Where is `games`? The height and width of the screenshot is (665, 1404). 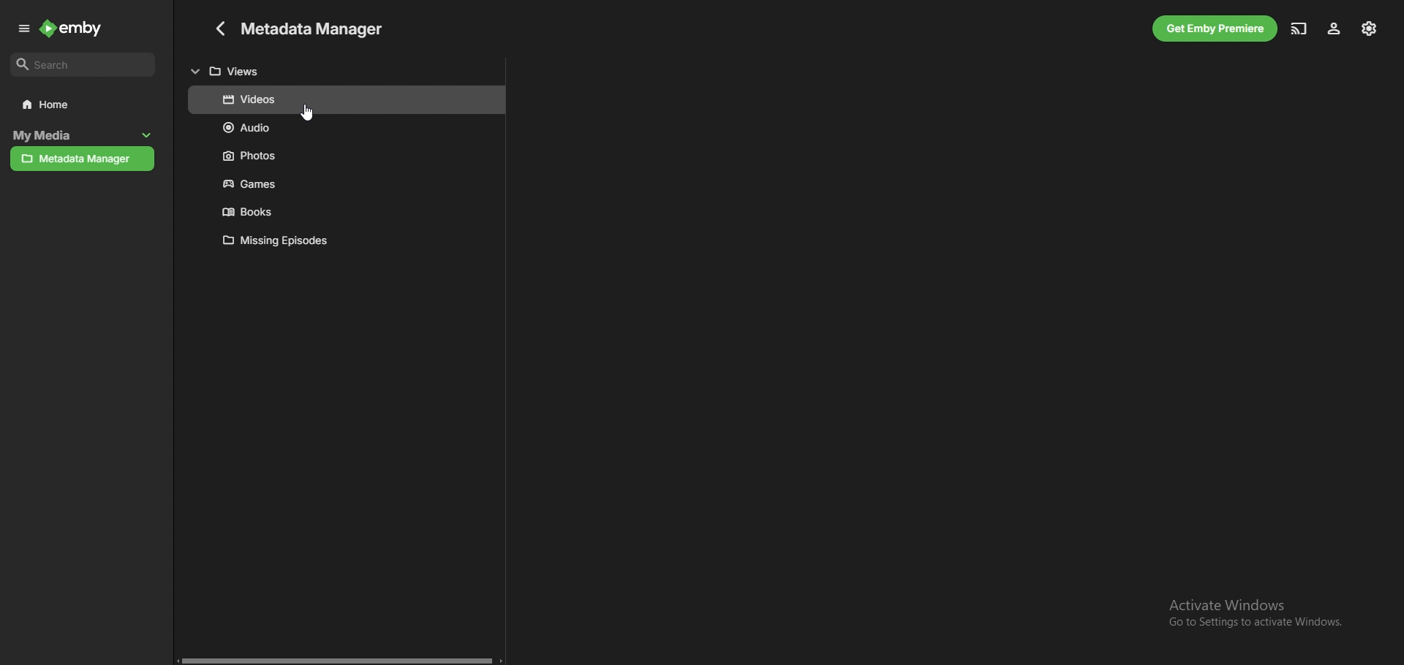
games is located at coordinates (346, 182).